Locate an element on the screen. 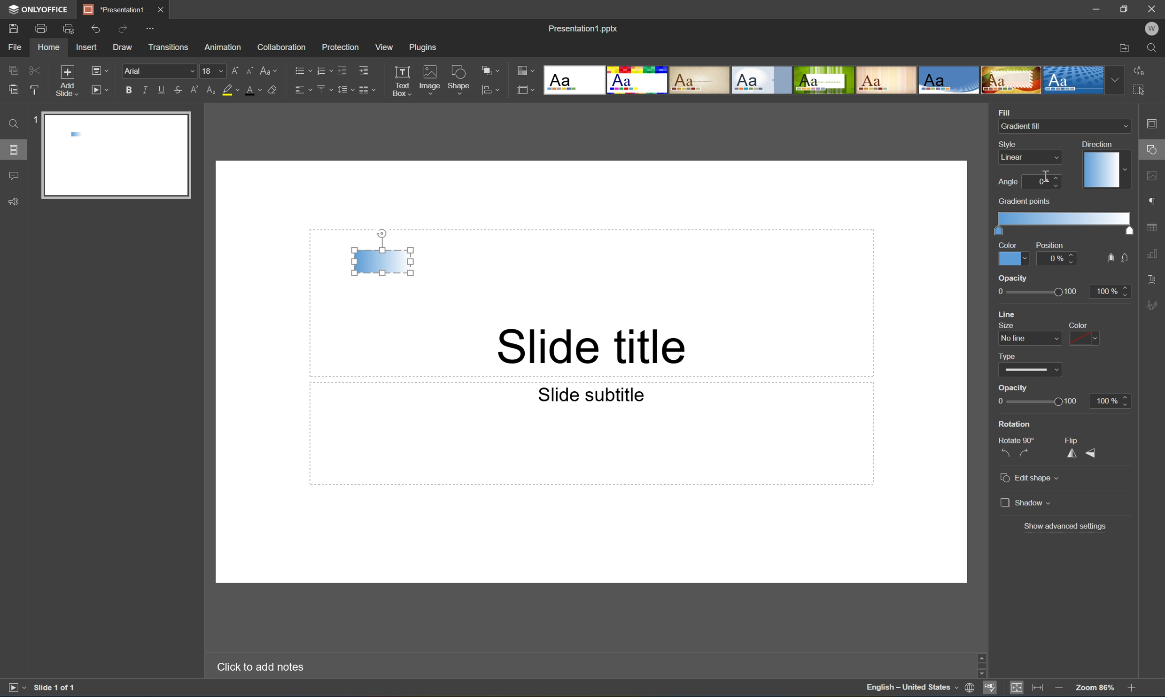  Rotate 90° clockwise is located at coordinates (1026, 453).